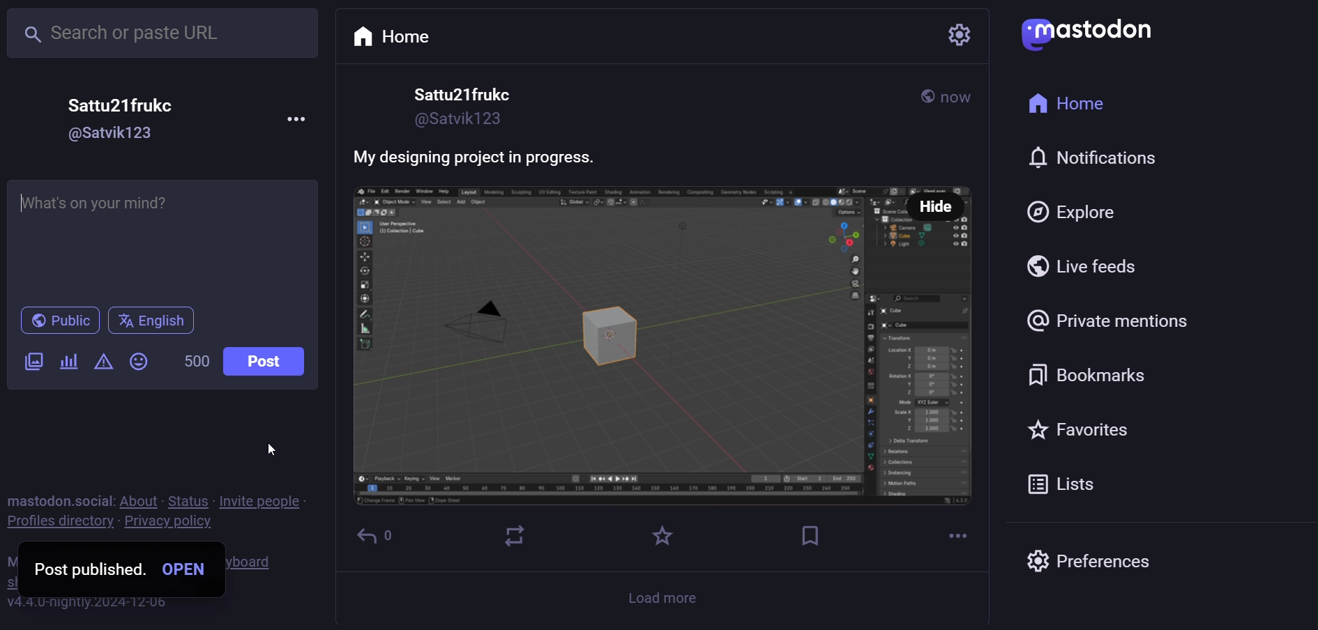 The height and width of the screenshot is (630, 1318). I want to click on mastodon, so click(1092, 29).